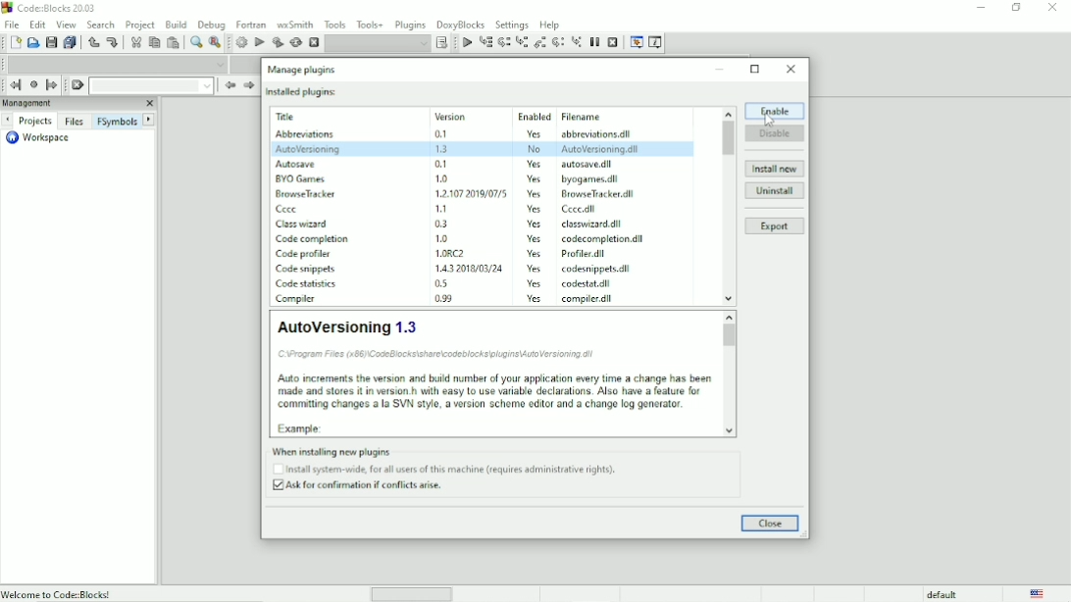 This screenshot has height=602, width=1071. I want to click on Run, so click(260, 43).